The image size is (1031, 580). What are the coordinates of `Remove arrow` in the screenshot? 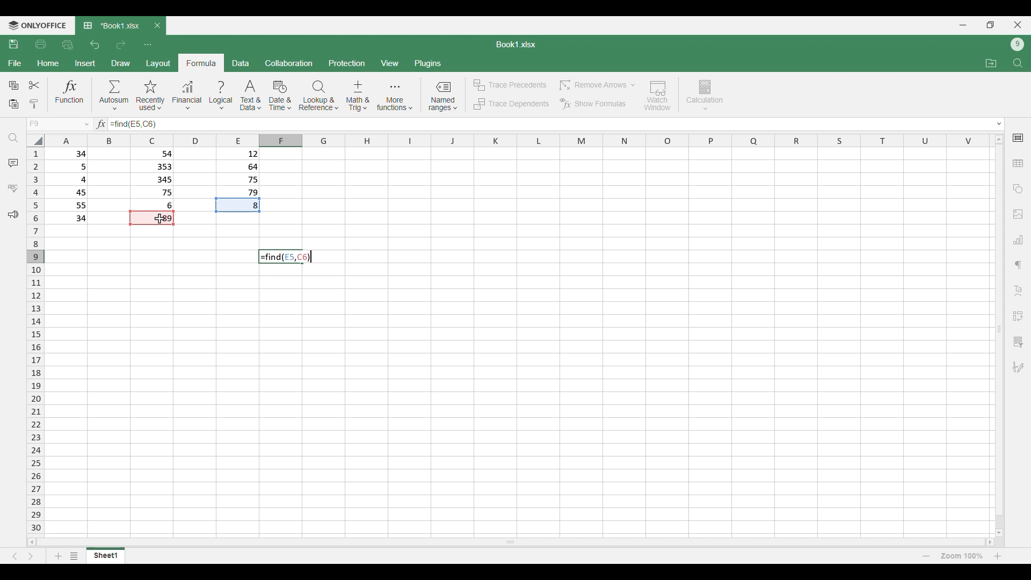 It's located at (596, 85).